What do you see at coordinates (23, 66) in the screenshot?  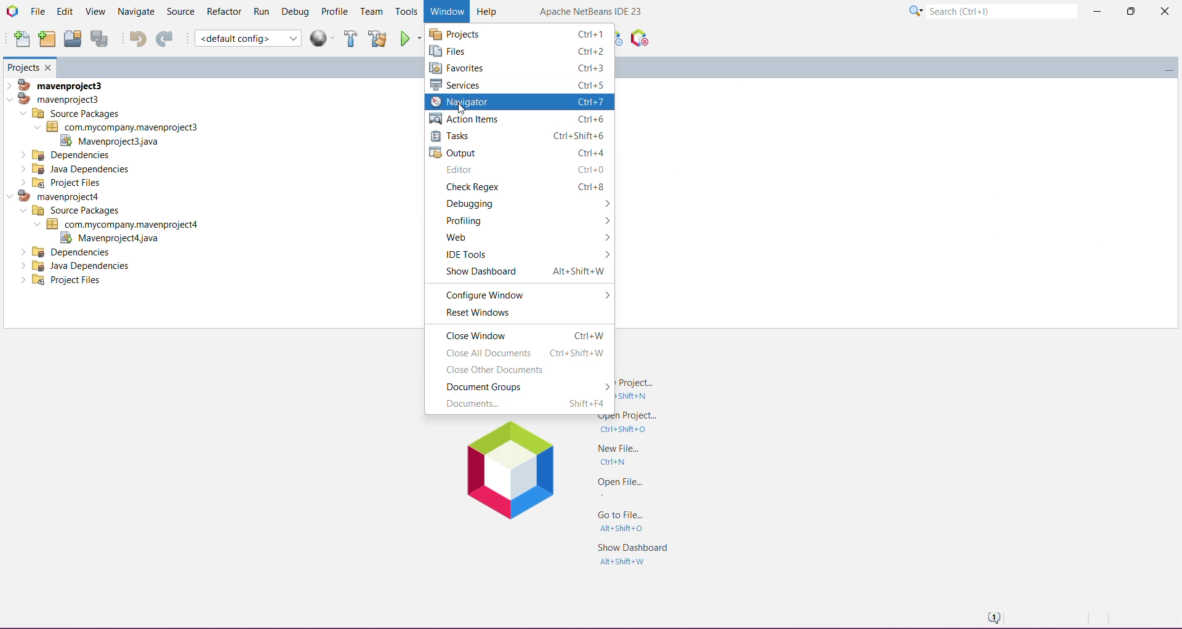 I see `Projects Window` at bounding box center [23, 66].